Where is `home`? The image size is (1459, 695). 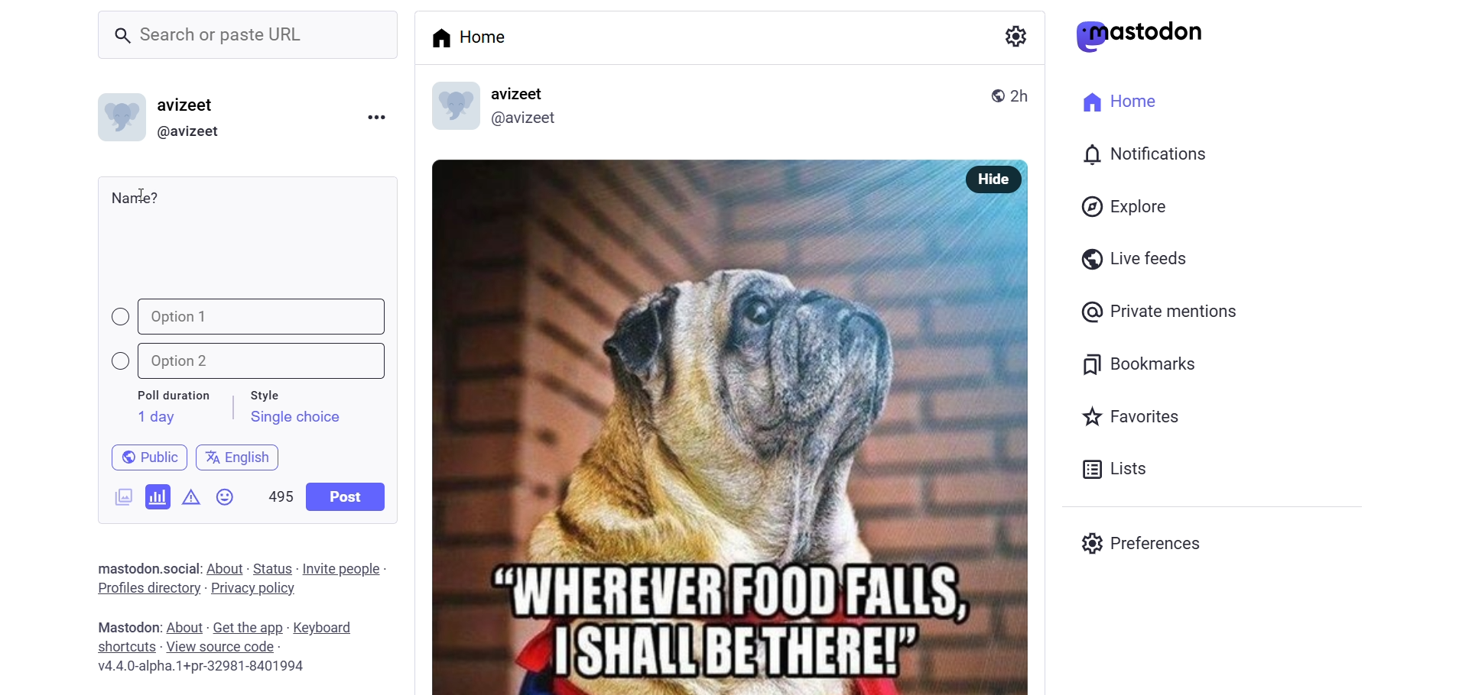 home is located at coordinates (1115, 99).